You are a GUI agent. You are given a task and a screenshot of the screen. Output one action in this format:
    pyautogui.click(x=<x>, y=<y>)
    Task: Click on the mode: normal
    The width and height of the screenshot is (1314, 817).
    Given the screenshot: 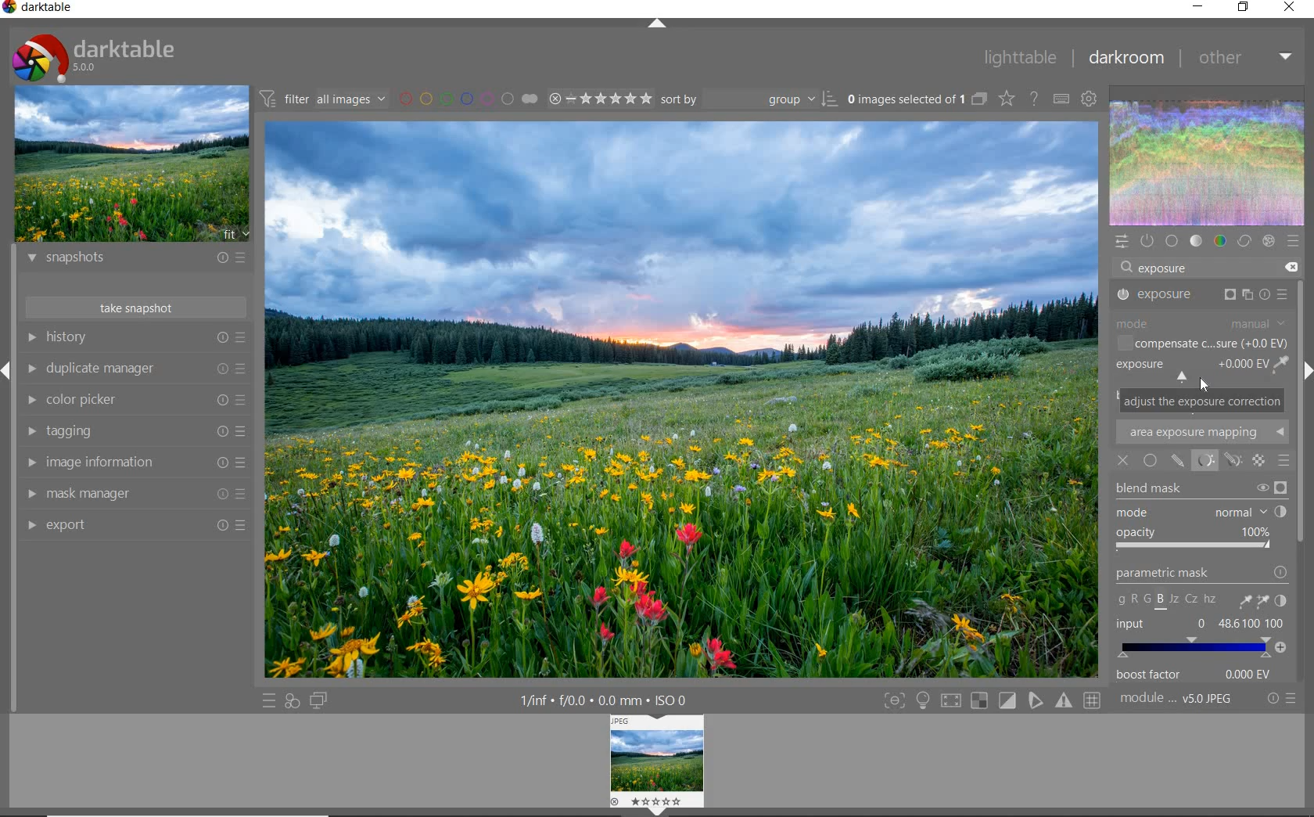 What is the action you would take?
    pyautogui.click(x=1201, y=513)
    